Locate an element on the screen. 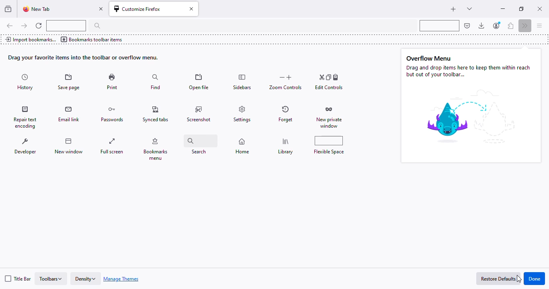 The image size is (549, 289). list all tabs is located at coordinates (470, 9).